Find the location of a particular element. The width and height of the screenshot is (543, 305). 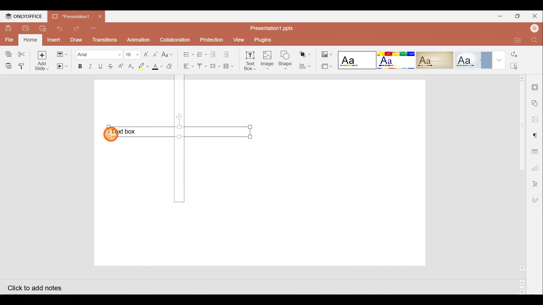

Decrease indent is located at coordinates (214, 54).